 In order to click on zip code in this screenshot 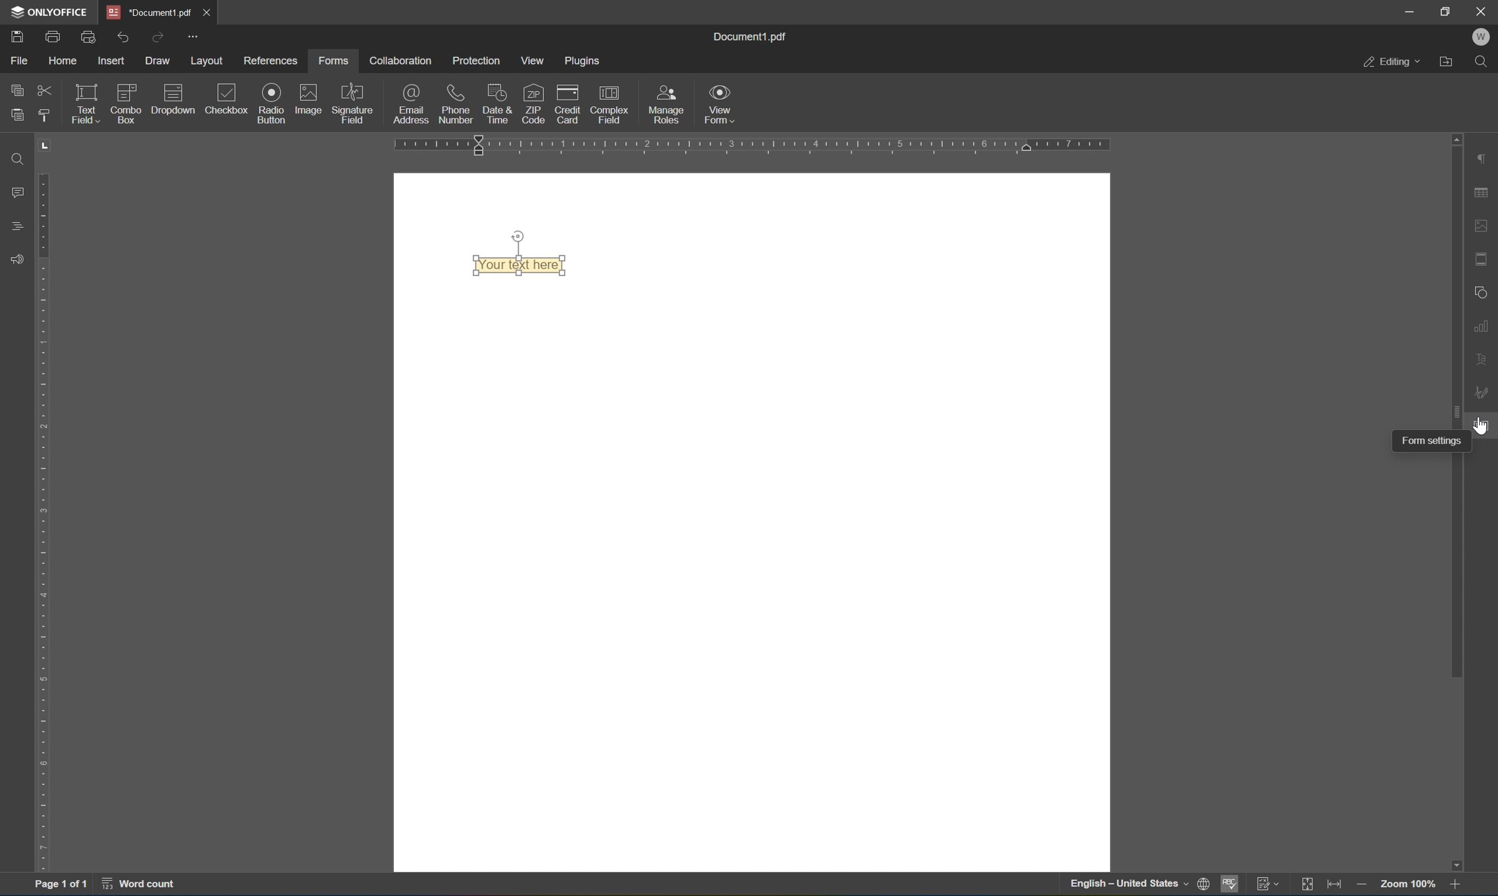, I will do `click(533, 103)`.